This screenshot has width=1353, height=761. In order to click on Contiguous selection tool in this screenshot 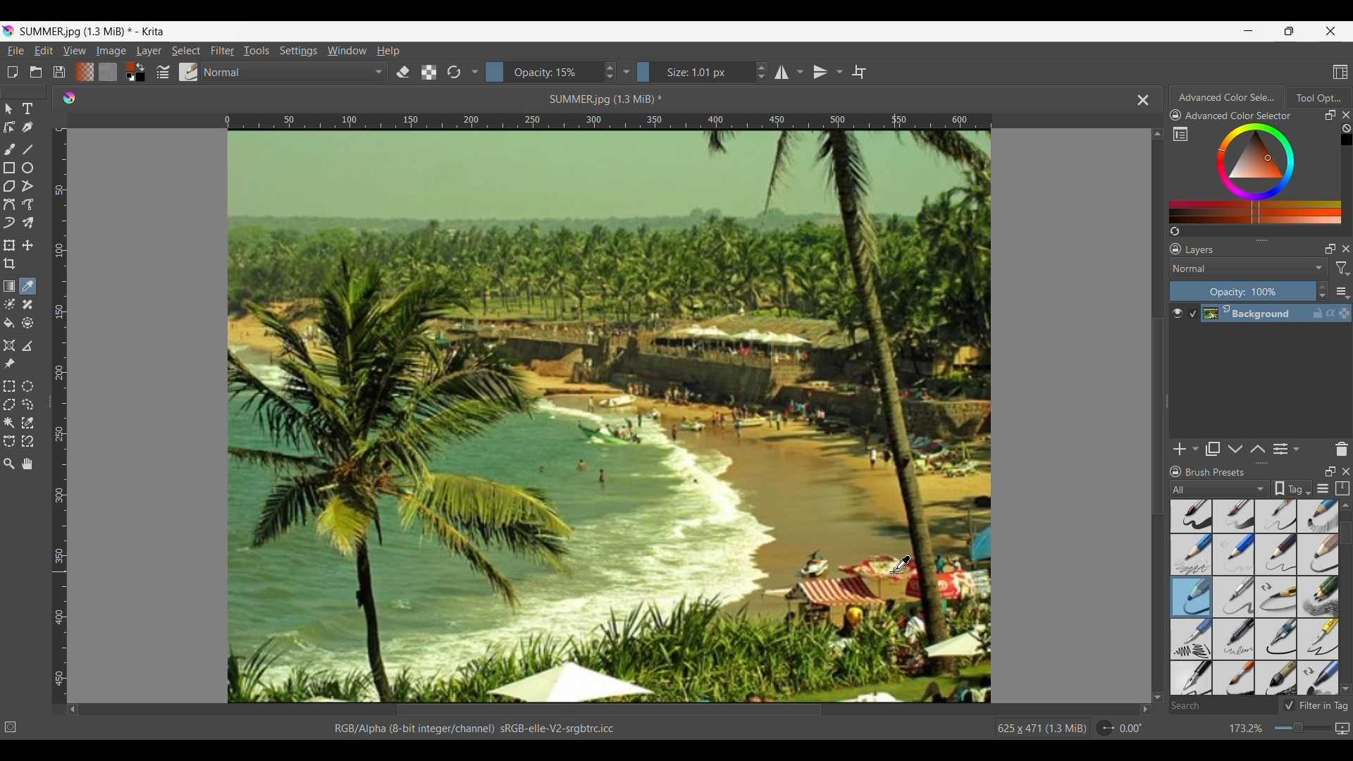, I will do `click(8, 423)`.